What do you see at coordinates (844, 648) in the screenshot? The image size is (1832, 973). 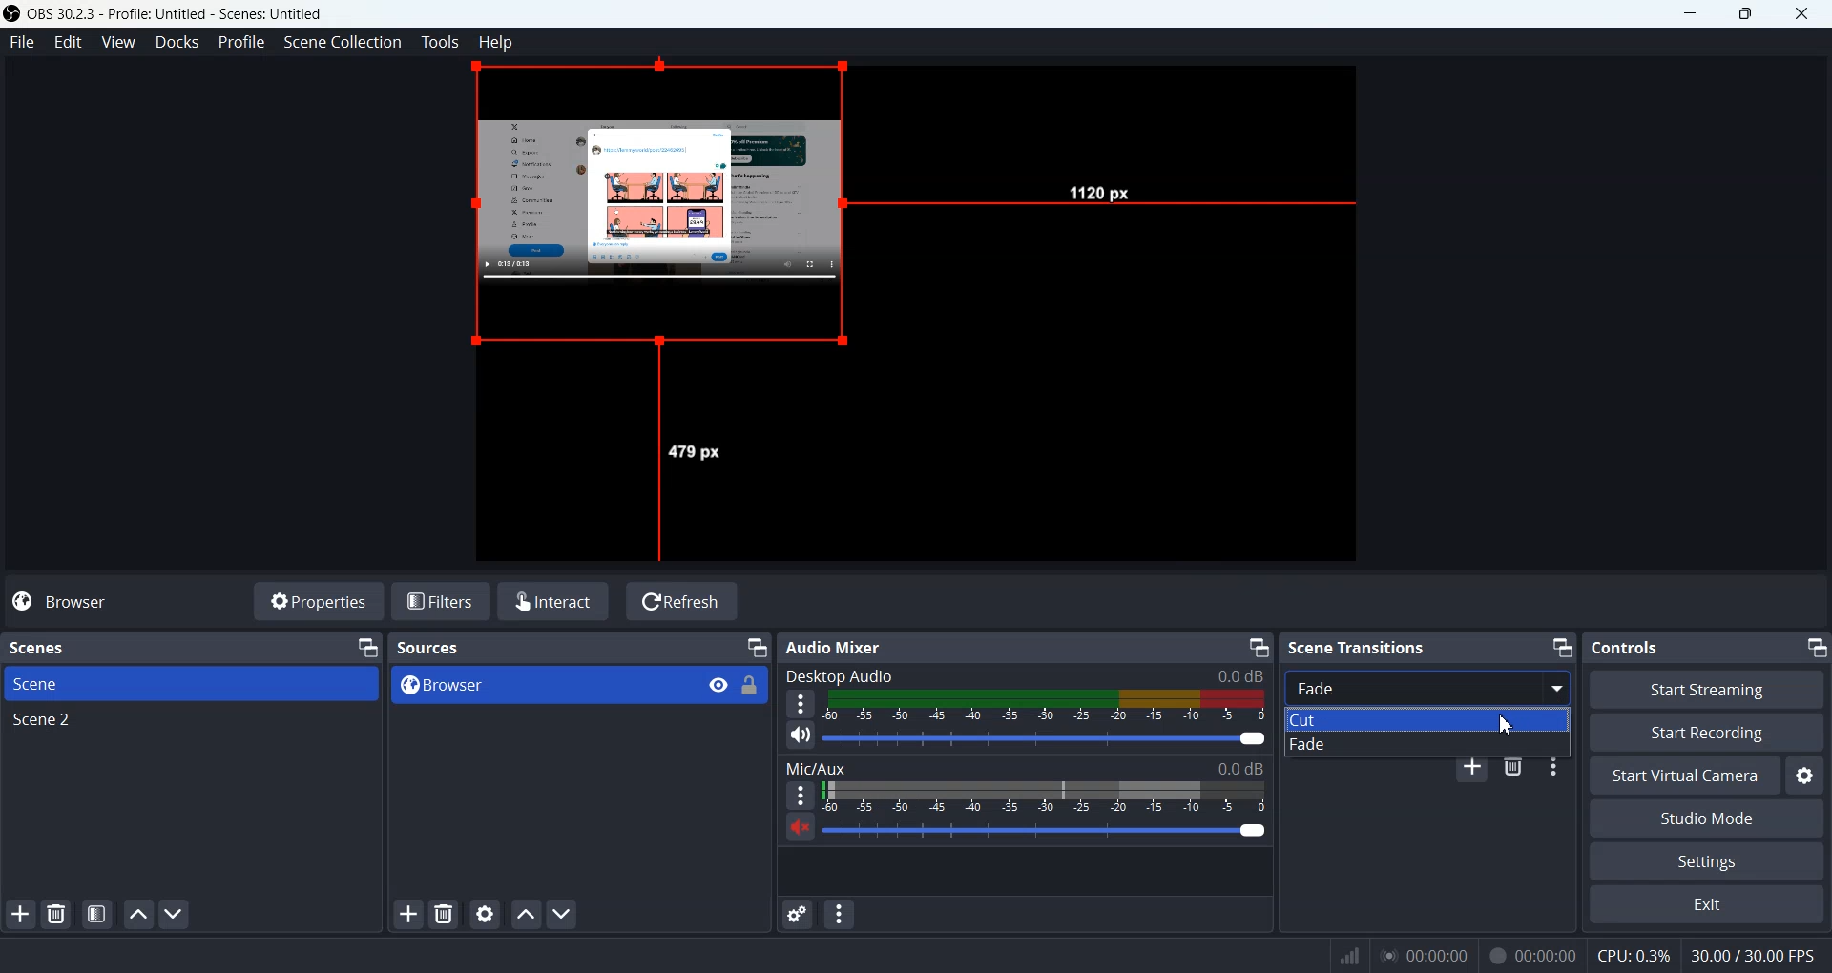 I see `Text` at bounding box center [844, 648].